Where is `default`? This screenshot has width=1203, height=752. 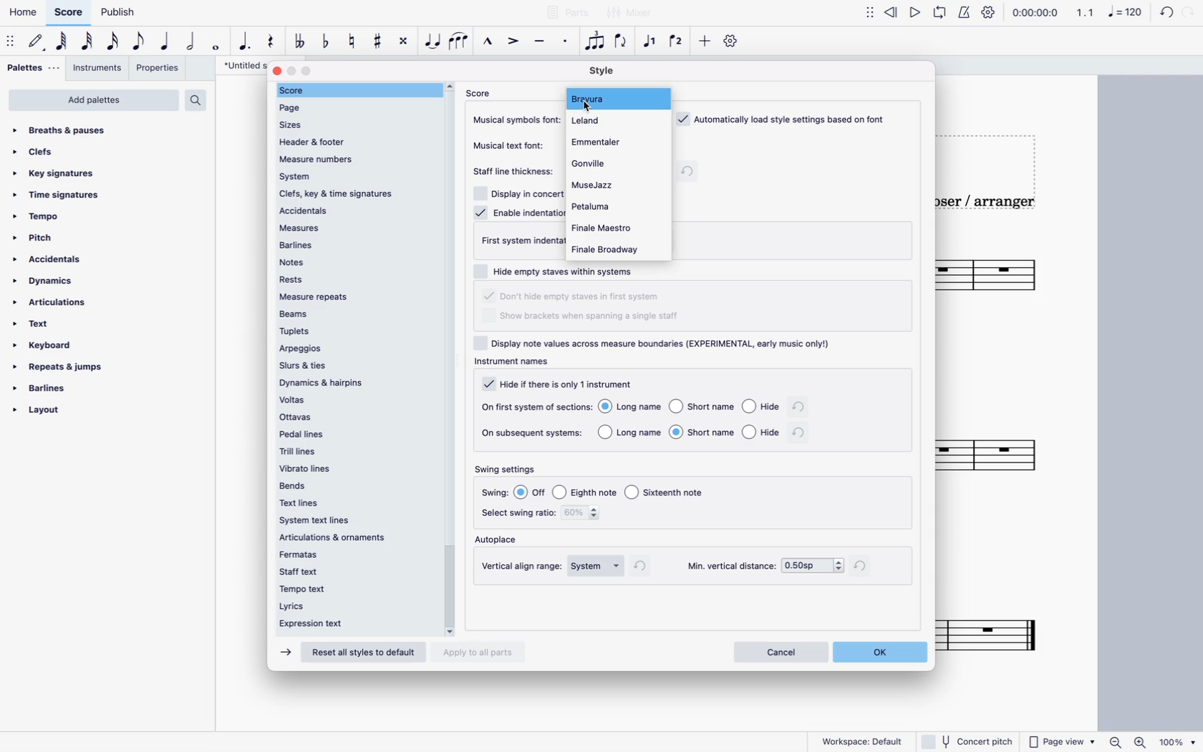 default is located at coordinates (35, 40).